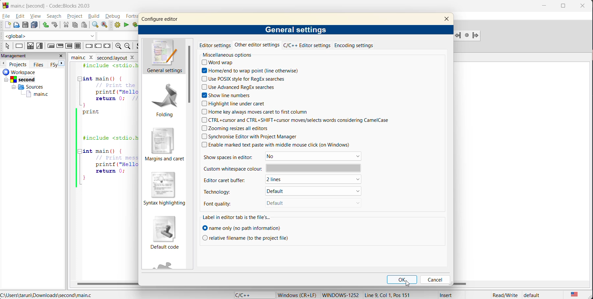 The image size is (593, 299). Describe the element at coordinates (166, 233) in the screenshot. I see `default code` at that location.